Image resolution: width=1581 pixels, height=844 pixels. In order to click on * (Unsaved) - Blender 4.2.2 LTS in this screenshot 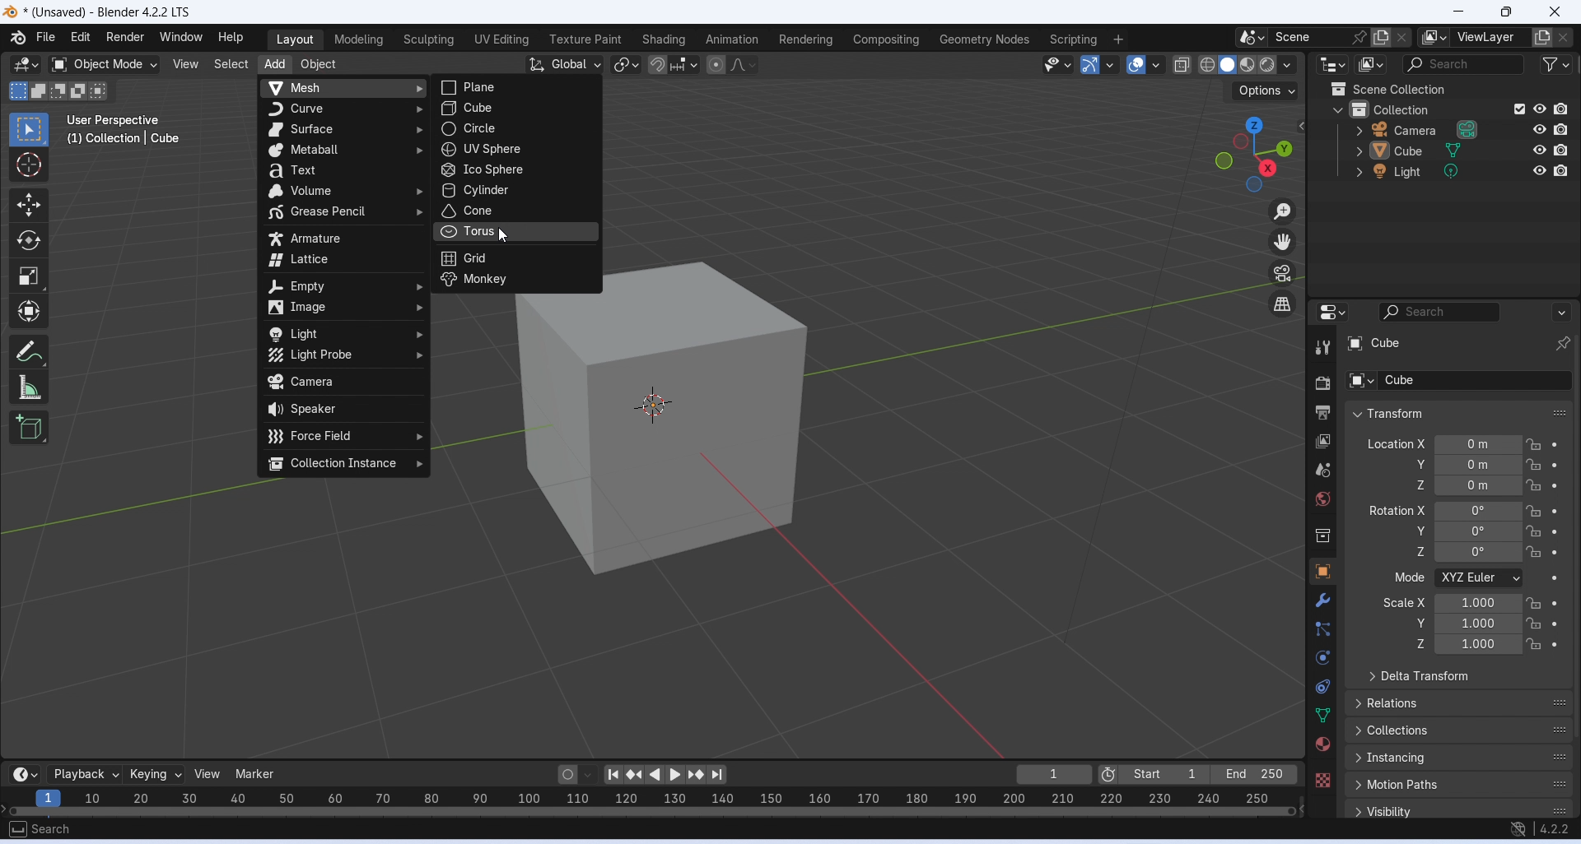, I will do `click(111, 12)`.